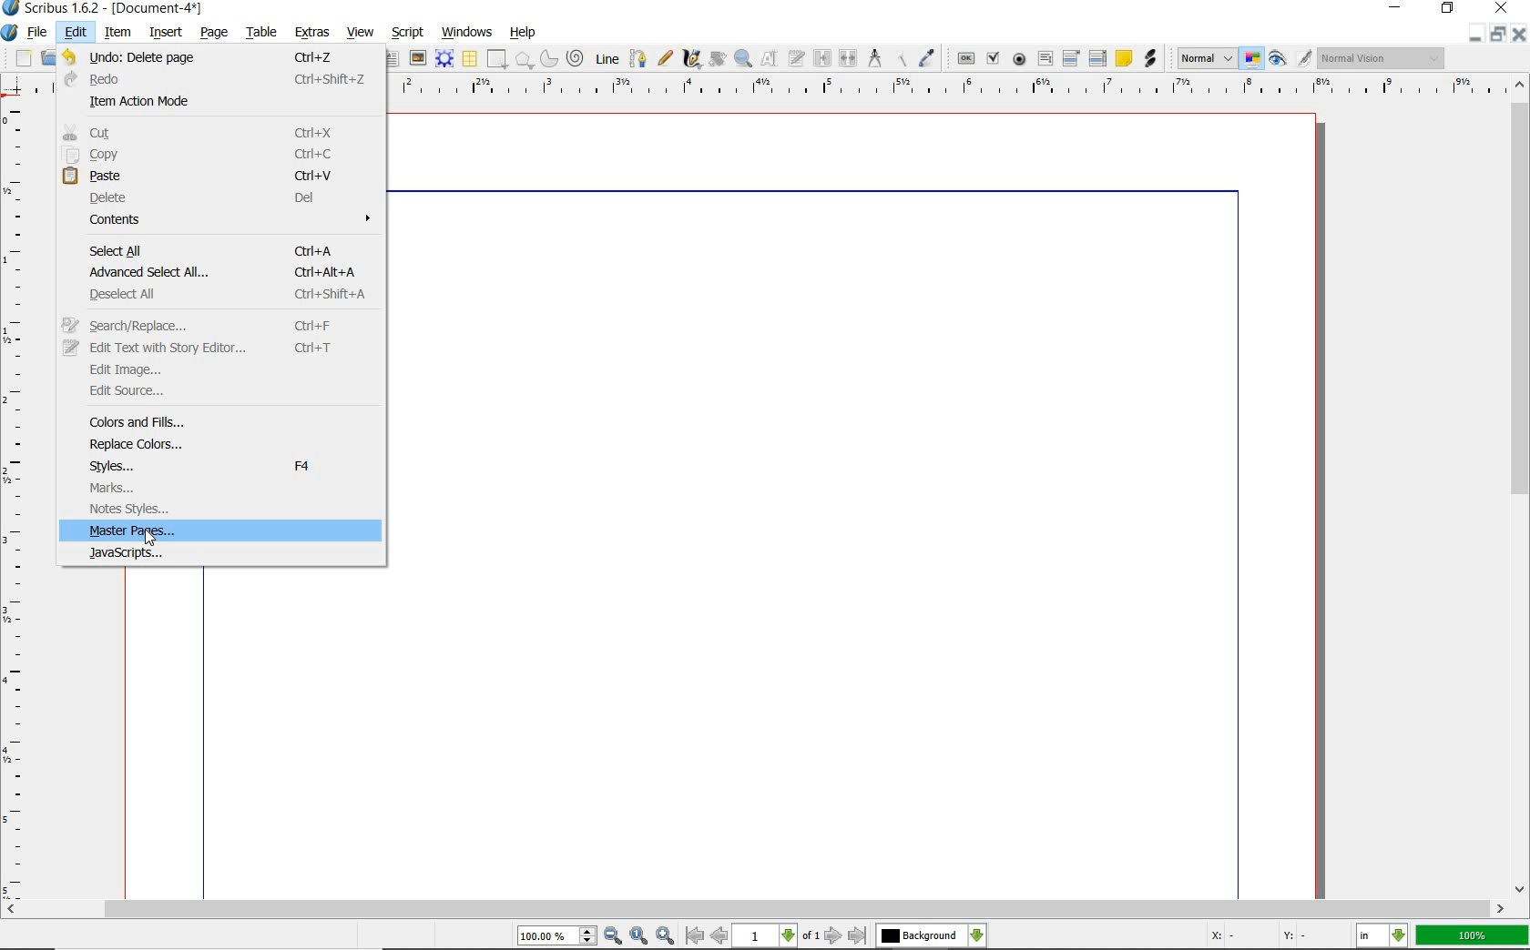 This screenshot has width=1530, height=950. Describe the element at coordinates (228, 270) in the screenshot. I see `advanced select all` at that location.